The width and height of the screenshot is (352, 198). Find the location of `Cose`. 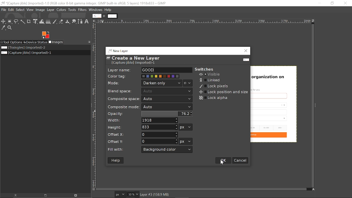

Cose is located at coordinates (345, 3).